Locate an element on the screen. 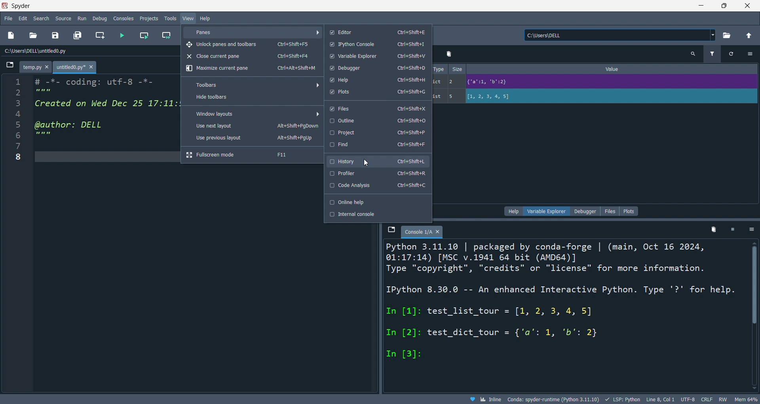  files is located at coordinates (609, 211).